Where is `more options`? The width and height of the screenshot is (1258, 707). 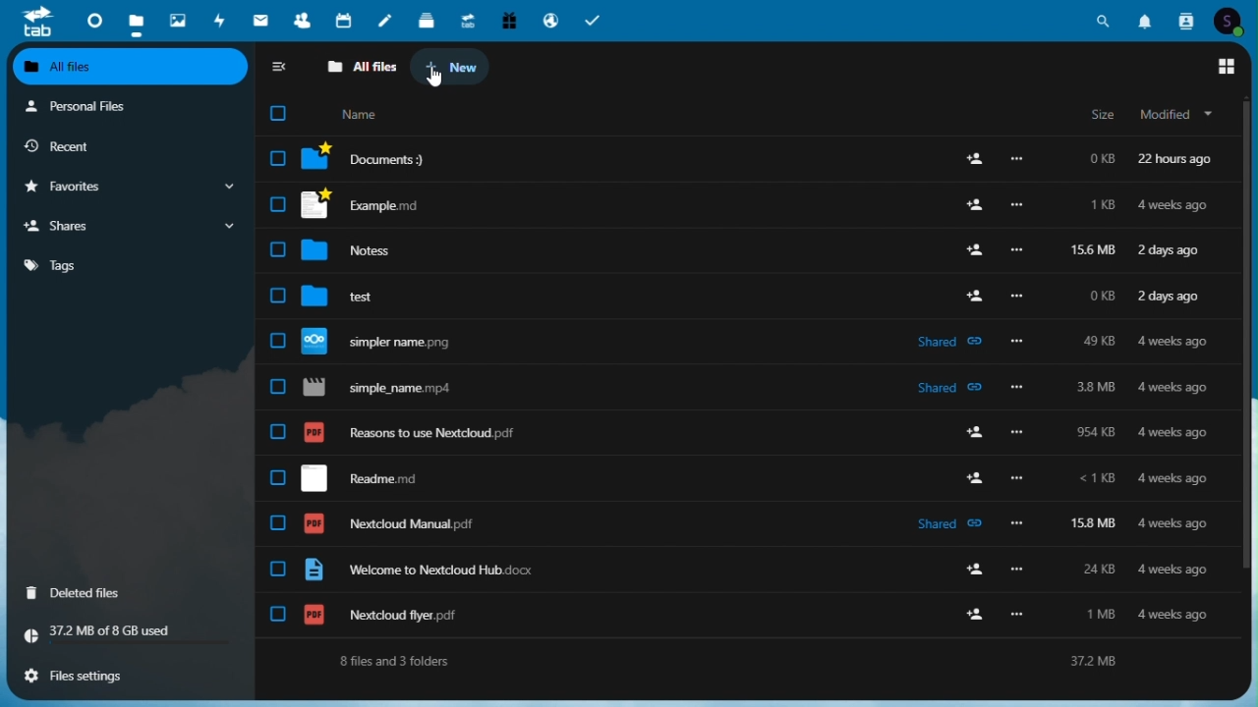 more options is located at coordinates (1018, 478).